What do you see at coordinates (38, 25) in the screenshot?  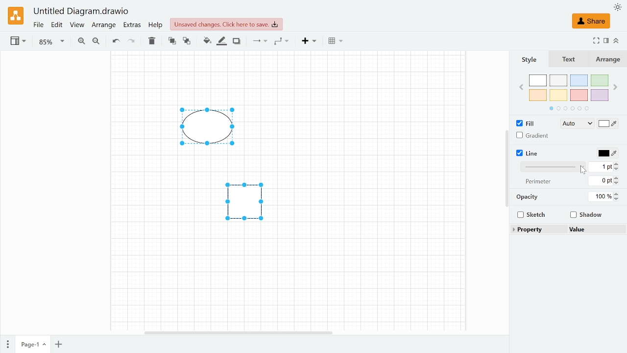 I see `Fie` at bounding box center [38, 25].